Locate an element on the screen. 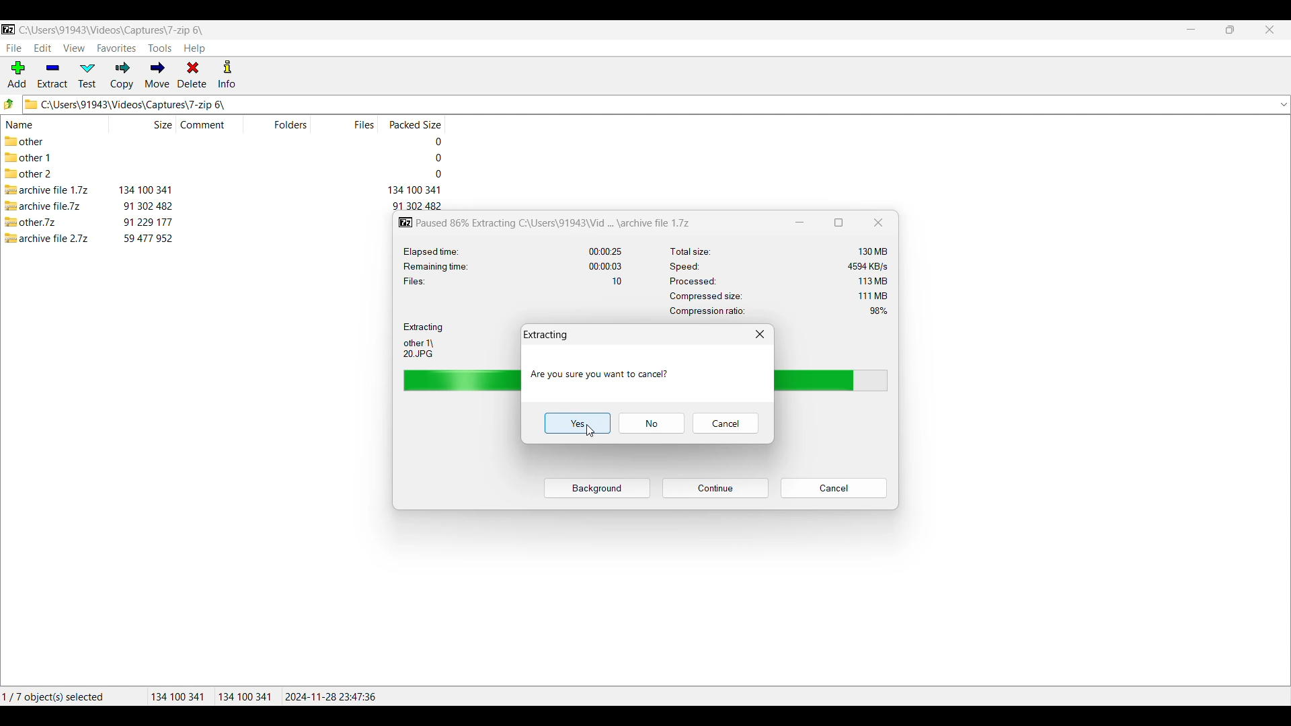  2024-11-28 23:47:36 is located at coordinates (334, 696).